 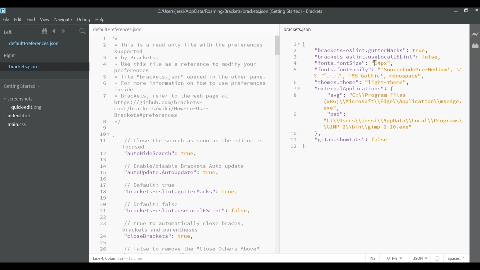 I want to click on defaultPreference.json File, so click(x=35, y=44).